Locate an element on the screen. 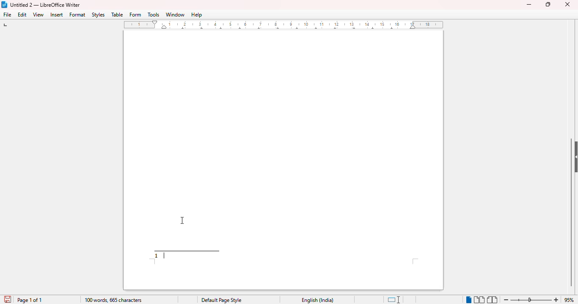 The image size is (578, 304). table is located at coordinates (117, 14).